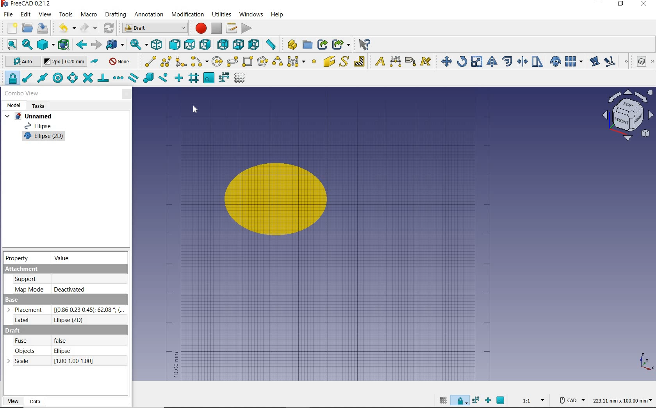 The width and height of the screenshot is (656, 408). What do you see at coordinates (115, 45) in the screenshot?
I see `go to linked object` at bounding box center [115, 45].